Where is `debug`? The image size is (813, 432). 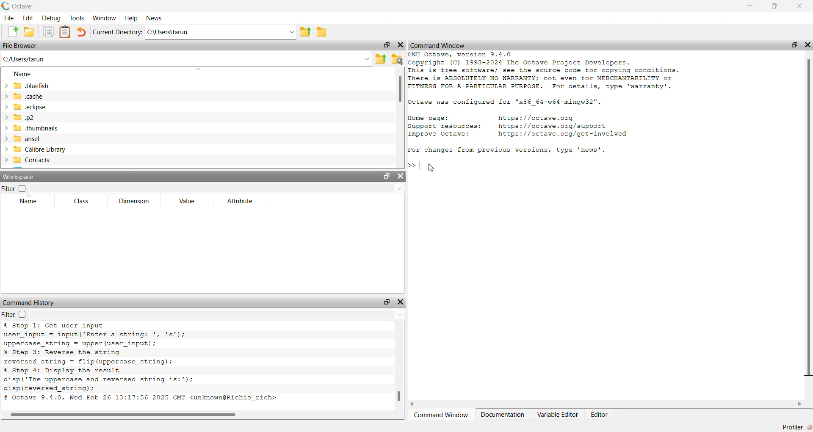
debug is located at coordinates (53, 18).